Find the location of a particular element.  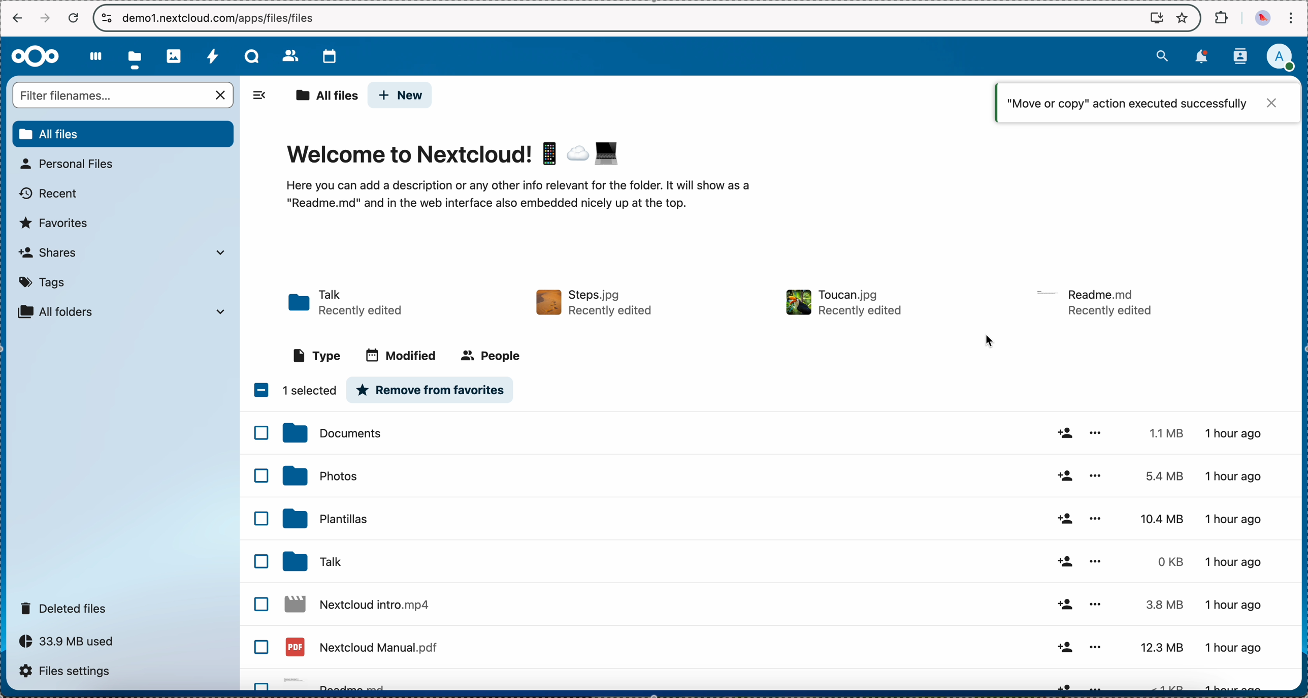

notifications is located at coordinates (1203, 57).